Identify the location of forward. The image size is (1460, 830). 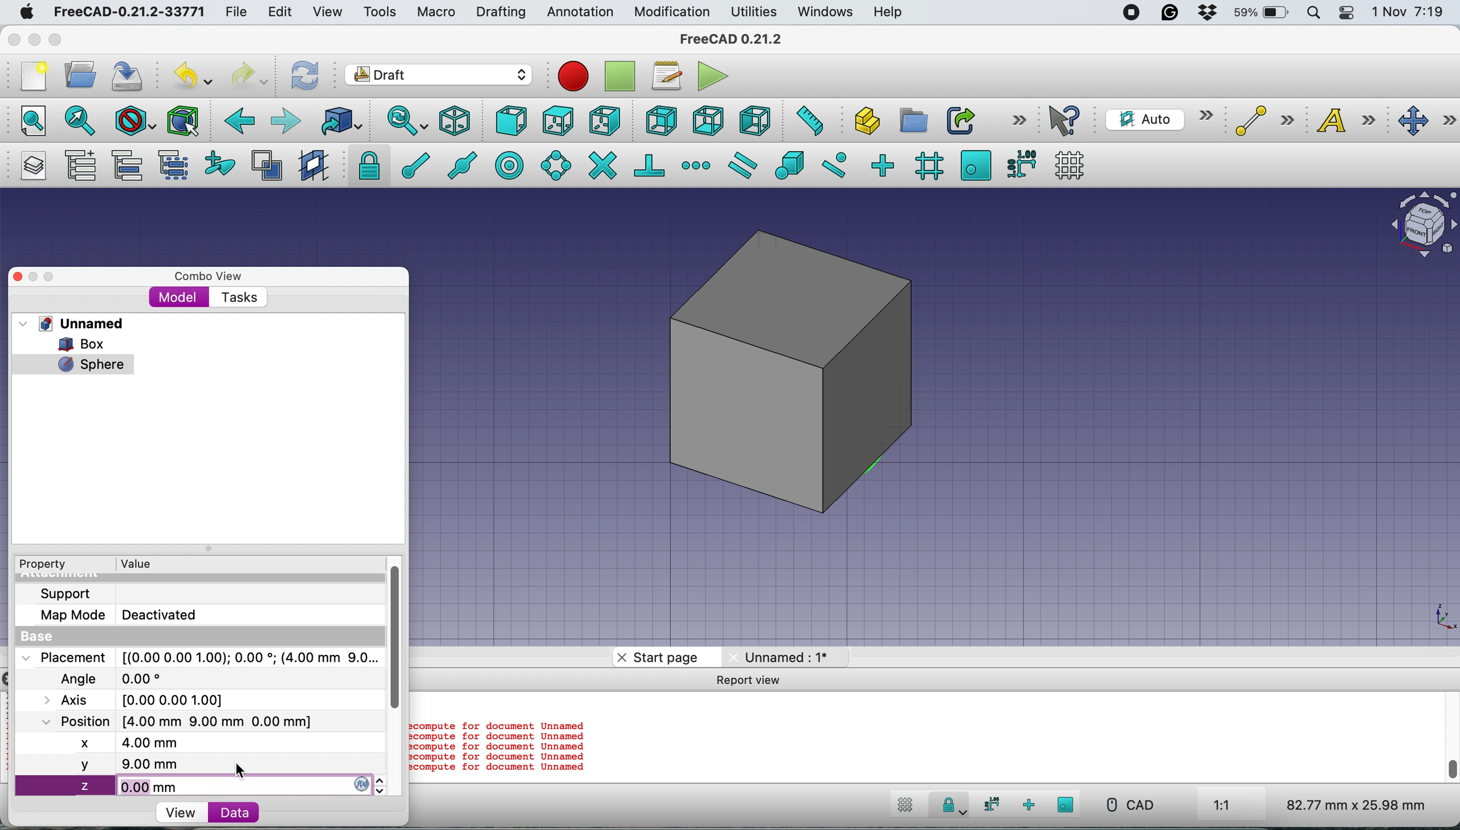
(285, 120).